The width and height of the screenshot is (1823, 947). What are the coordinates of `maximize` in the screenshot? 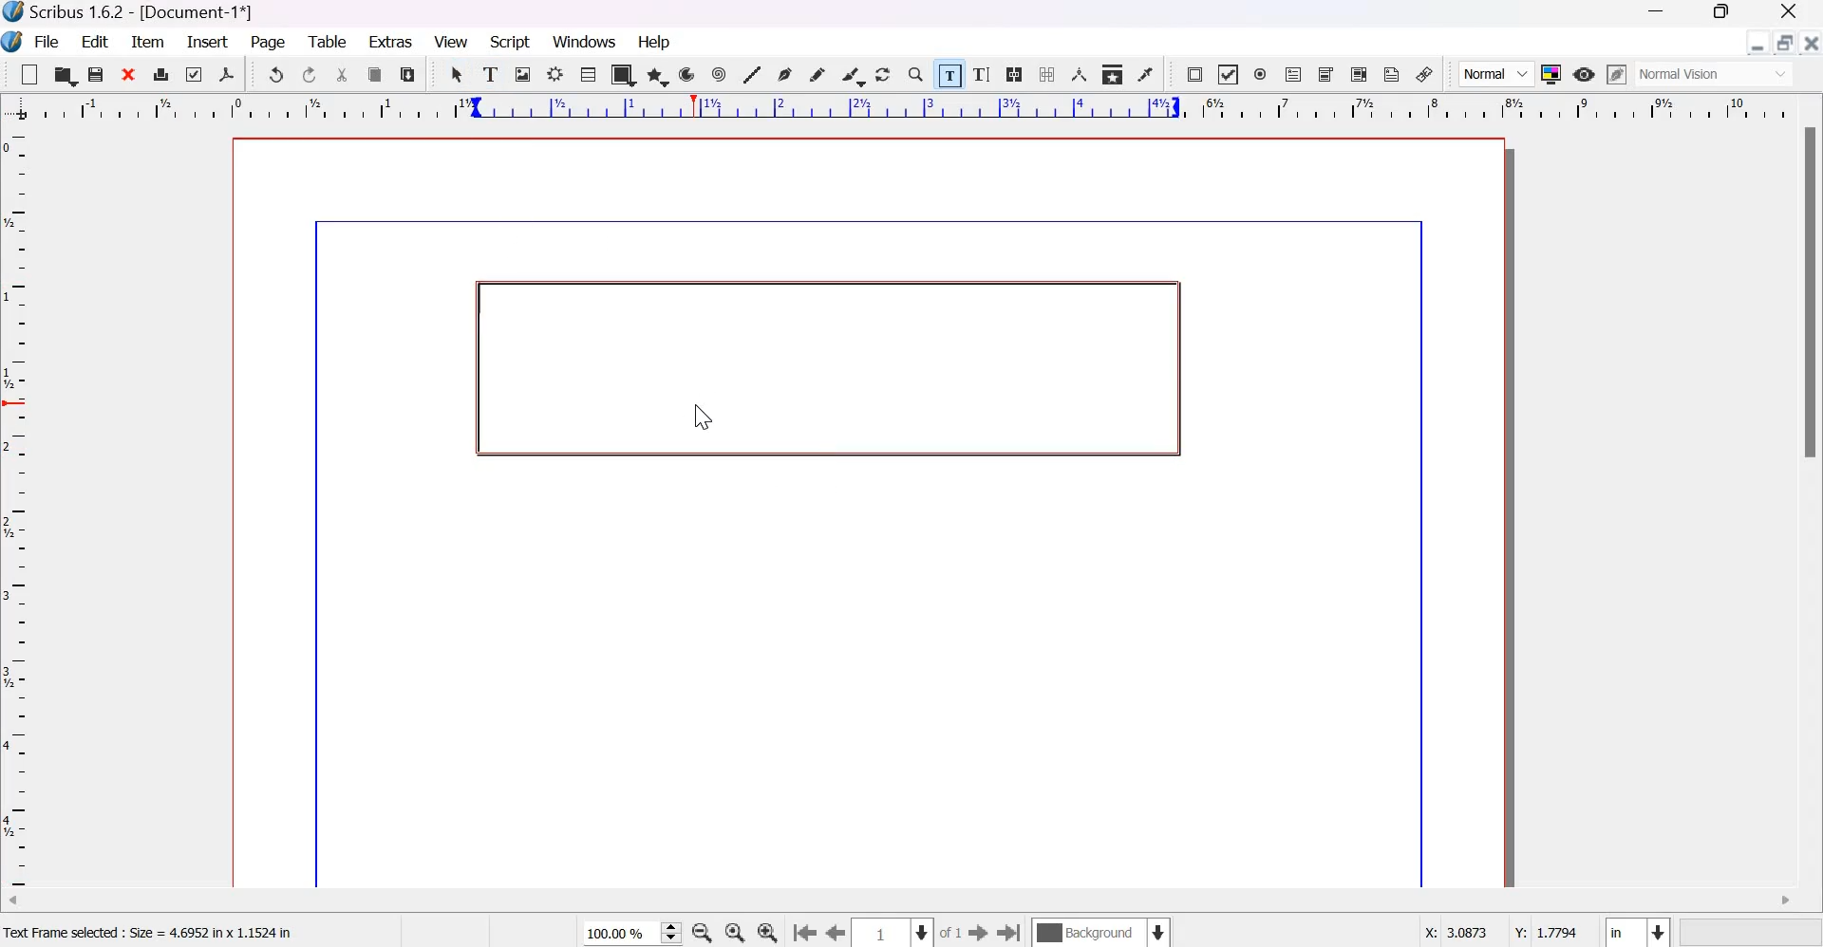 It's located at (1784, 42).